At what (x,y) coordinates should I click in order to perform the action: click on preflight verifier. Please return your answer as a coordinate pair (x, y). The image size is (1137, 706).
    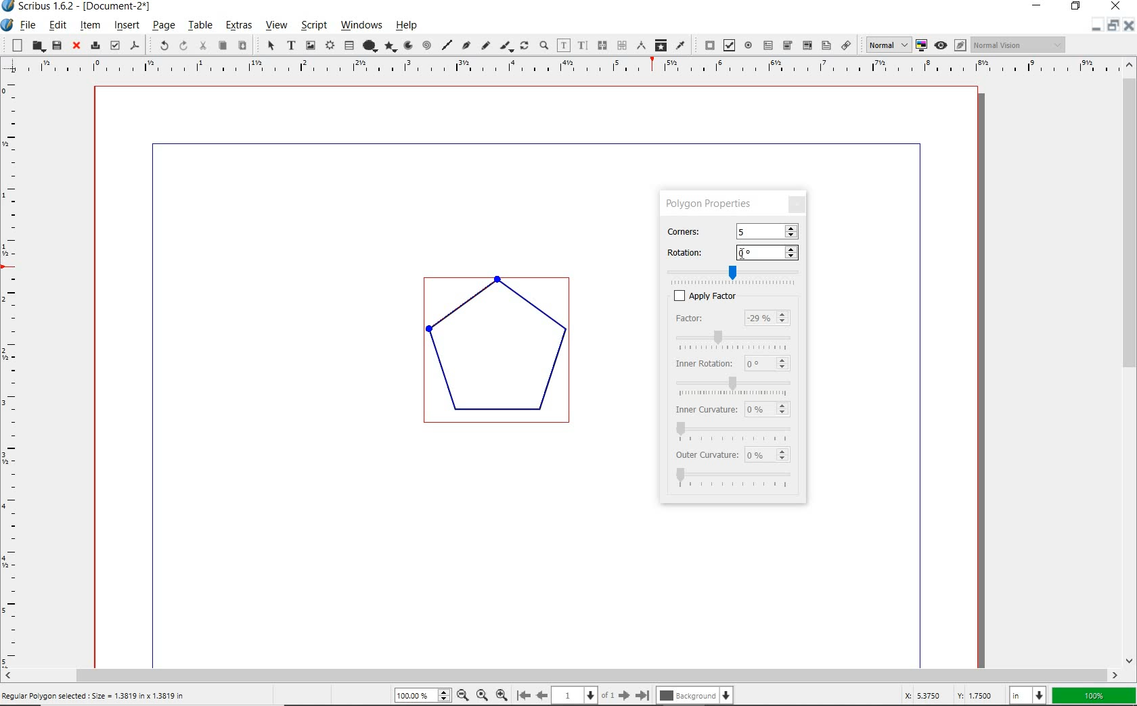
    Looking at the image, I should click on (114, 45).